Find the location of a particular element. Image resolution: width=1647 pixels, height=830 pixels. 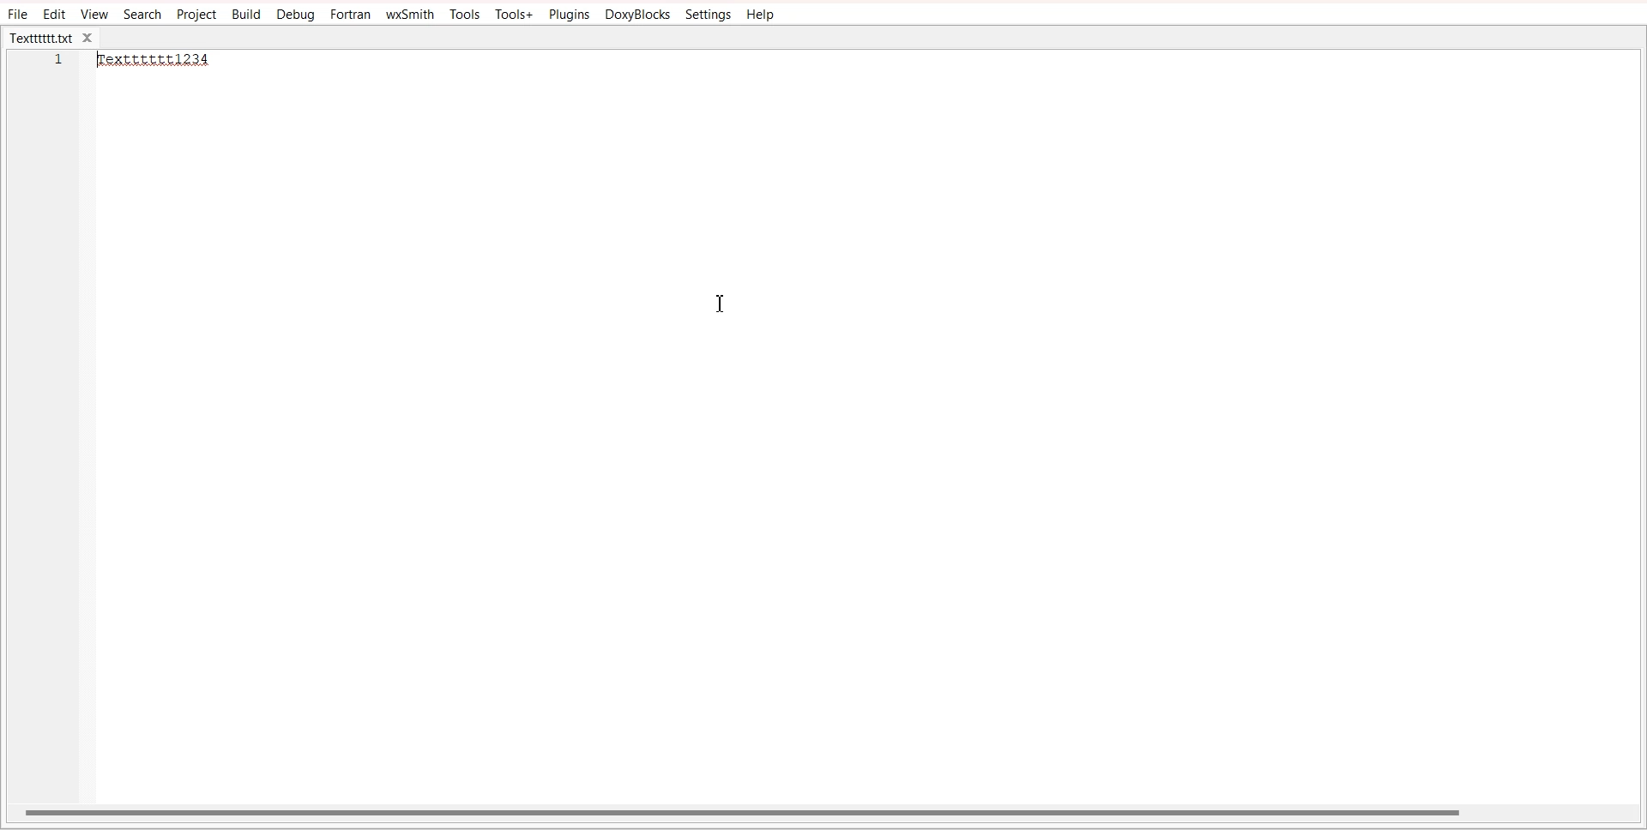

DoxyBlocks is located at coordinates (636, 14).